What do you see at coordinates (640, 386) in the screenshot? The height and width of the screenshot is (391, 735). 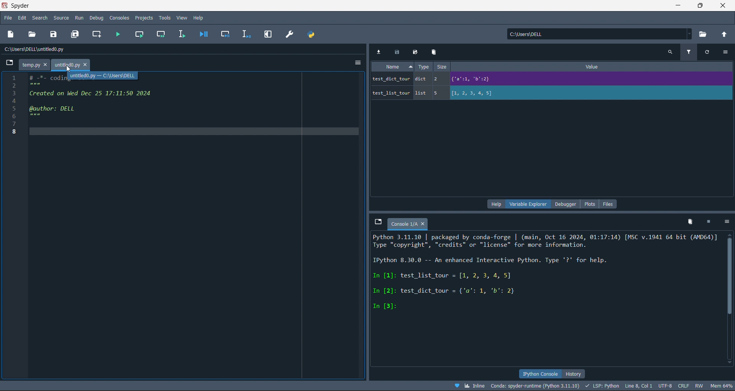 I see `Line 8, Col 1` at bounding box center [640, 386].